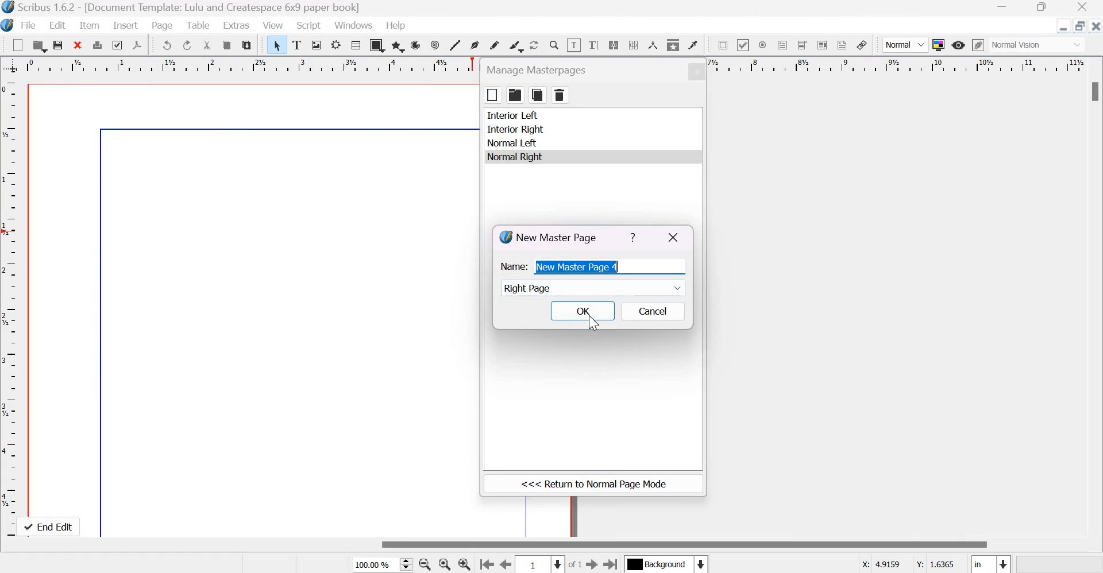 This screenshot has height=573, width=1103. I want to click on Unlink text frames, so click(633, 44).